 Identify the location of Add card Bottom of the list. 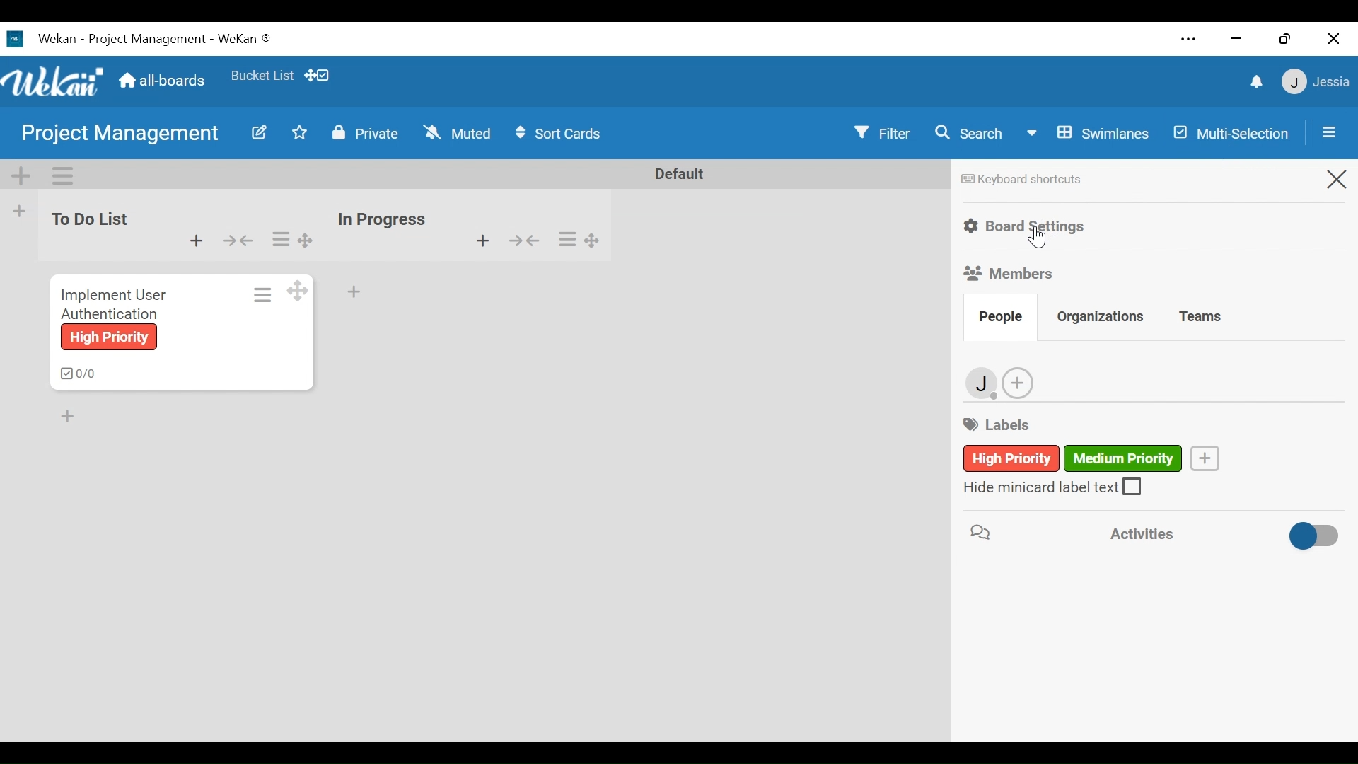
(353, 289).